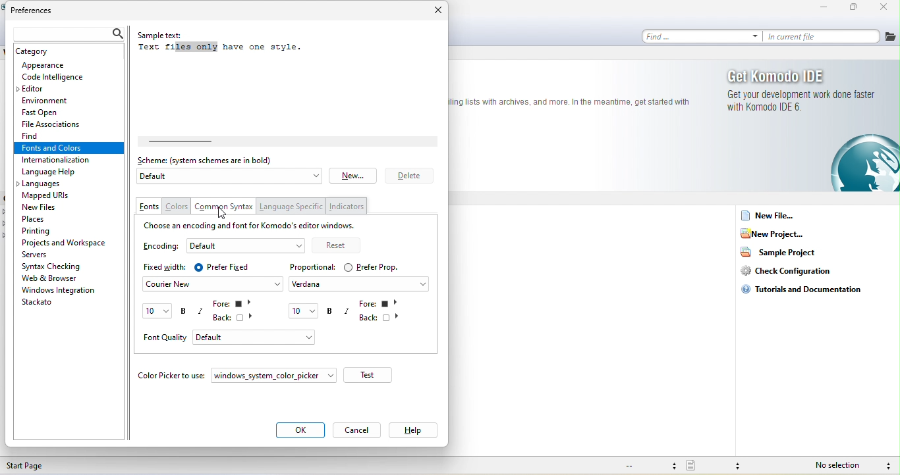 The image size is (900, 475). I want to click on common syntax, so click(223, 206).